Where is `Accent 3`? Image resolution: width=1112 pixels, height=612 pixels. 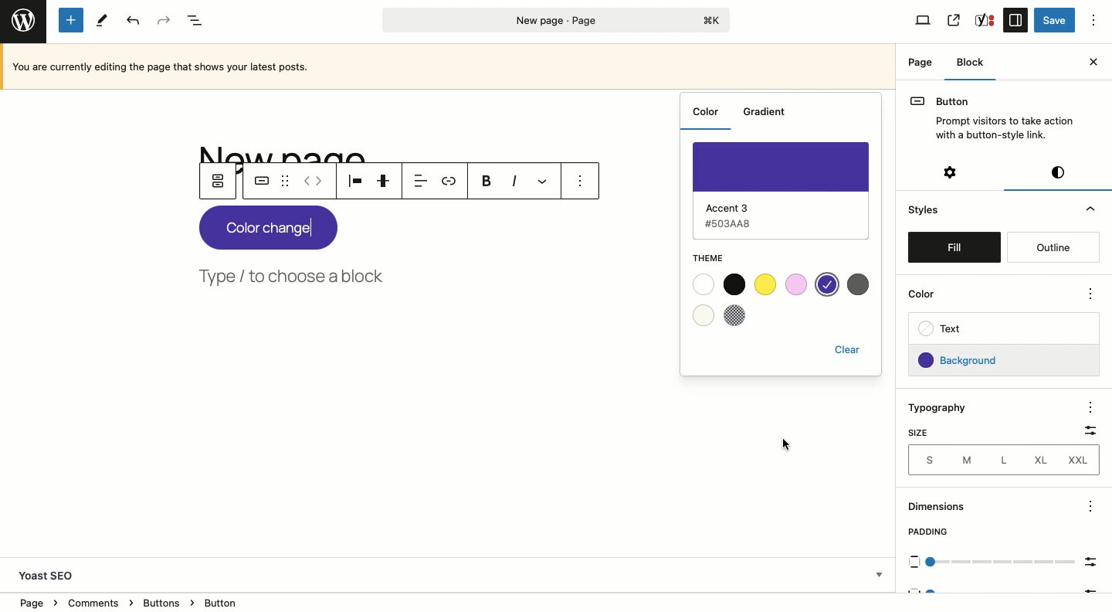 Accent 3 is located at coordinates (731, 216).